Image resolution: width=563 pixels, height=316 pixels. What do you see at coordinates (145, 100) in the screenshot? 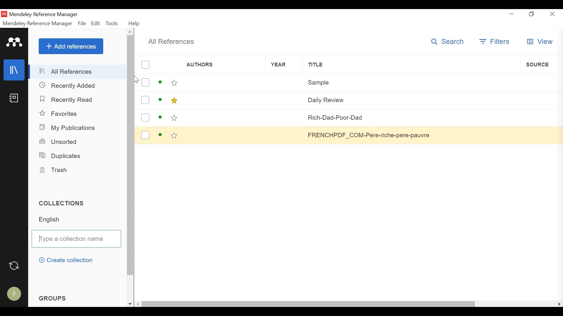
I see `(un)select` at bounding box center [145, 100].